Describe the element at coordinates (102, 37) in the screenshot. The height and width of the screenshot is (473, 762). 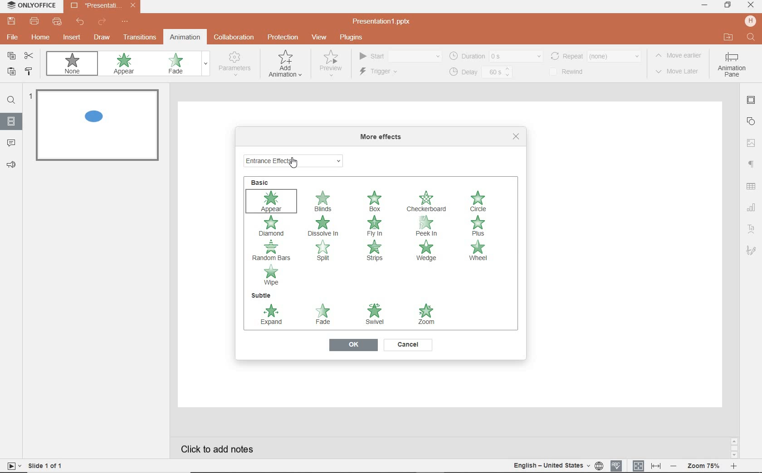
I see `draw` at that location.